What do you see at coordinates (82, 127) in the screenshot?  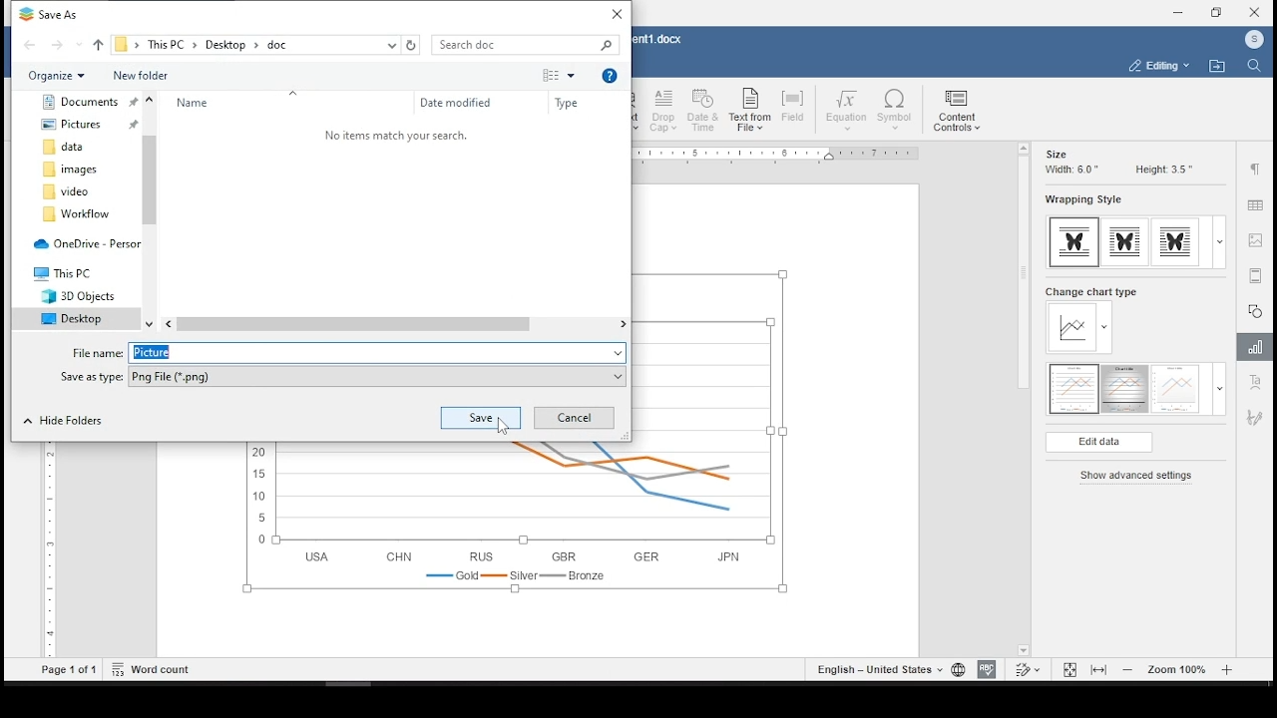 I see `pictures` at bounding box center [82, 127].